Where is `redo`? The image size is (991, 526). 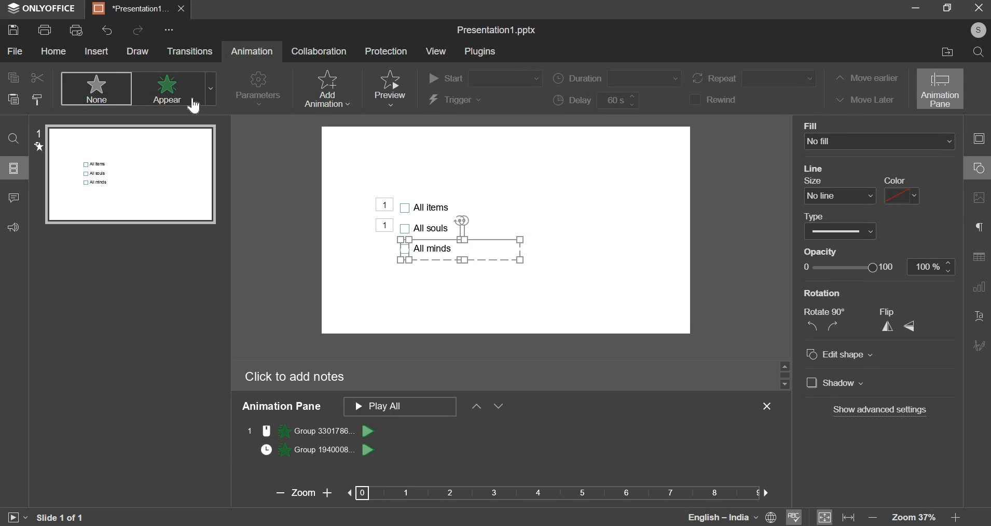
redo is located at coordinates (137, 29).